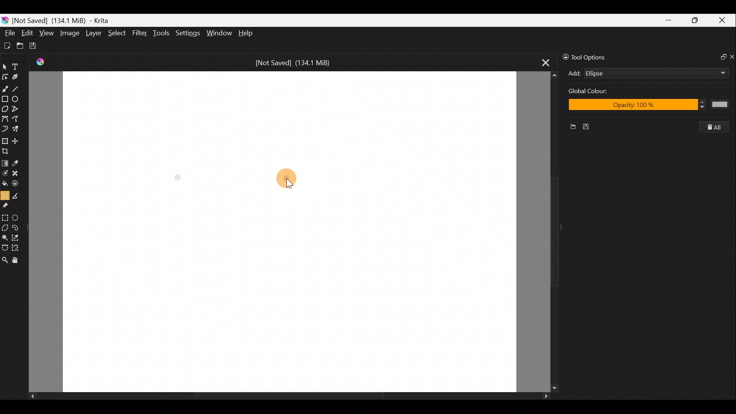 This screenshot has width=736, height=414. Describe the element at coordinates (591, 56) in the screenshot. I see `Tool options` at that location.